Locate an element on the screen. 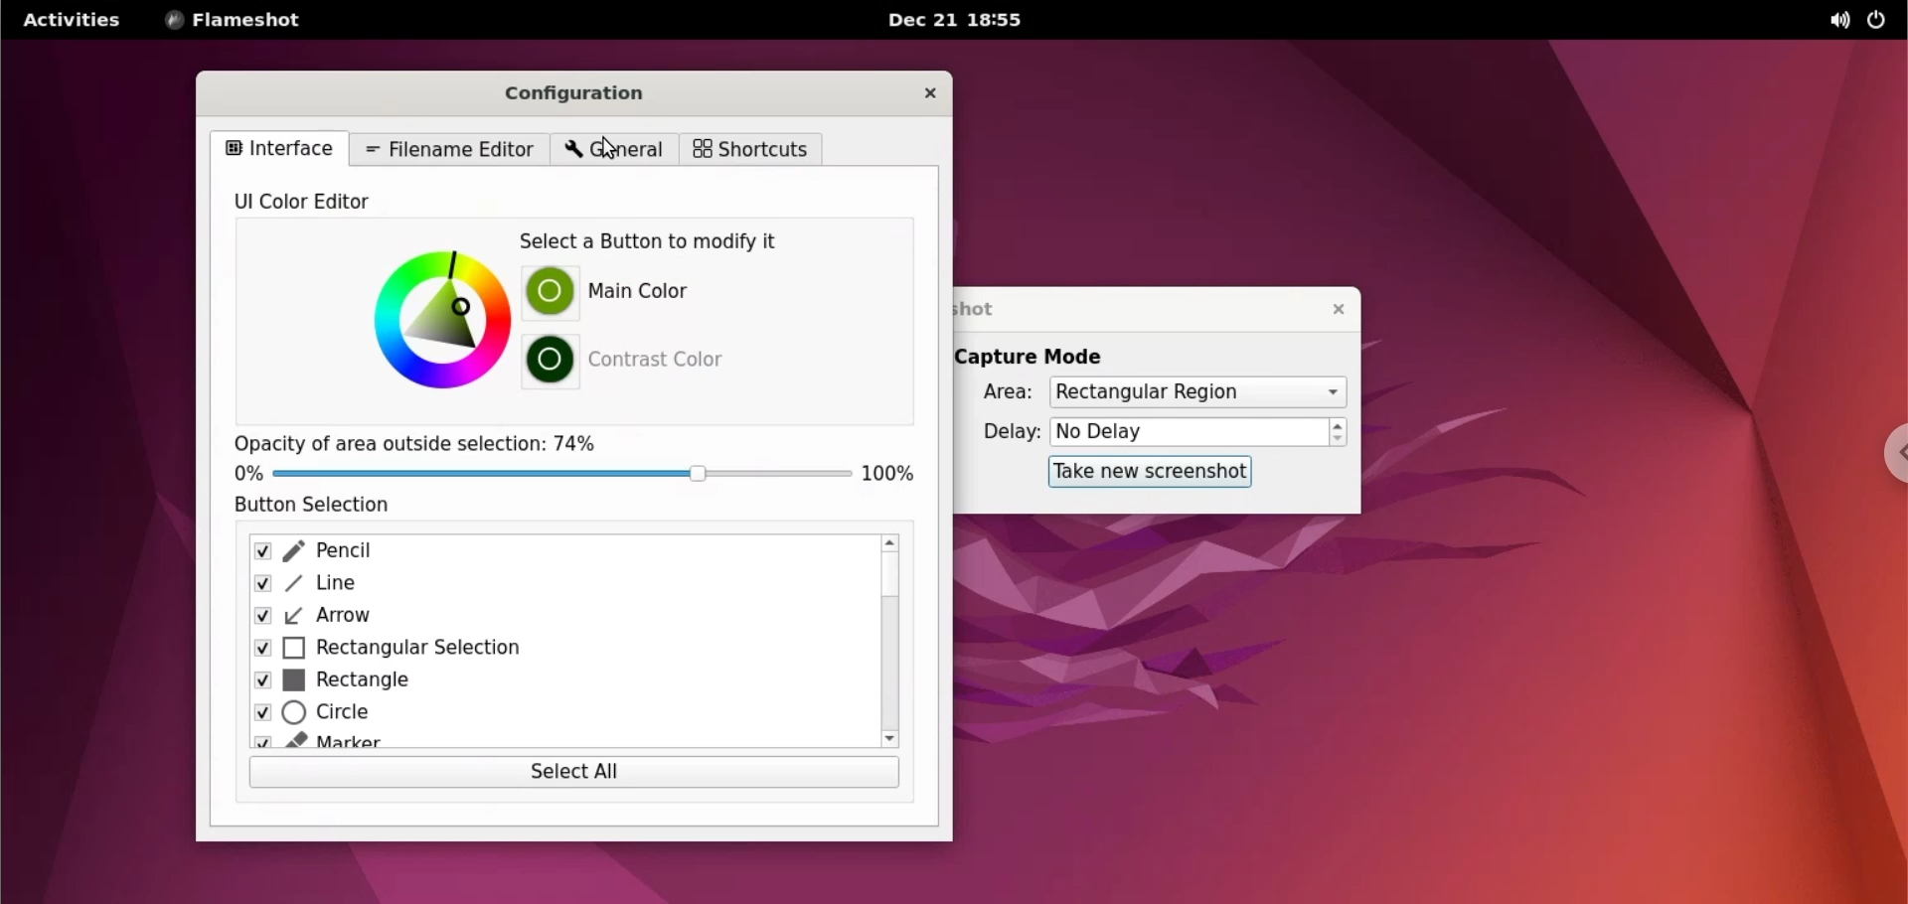  area is located at coordinates (995, 393).